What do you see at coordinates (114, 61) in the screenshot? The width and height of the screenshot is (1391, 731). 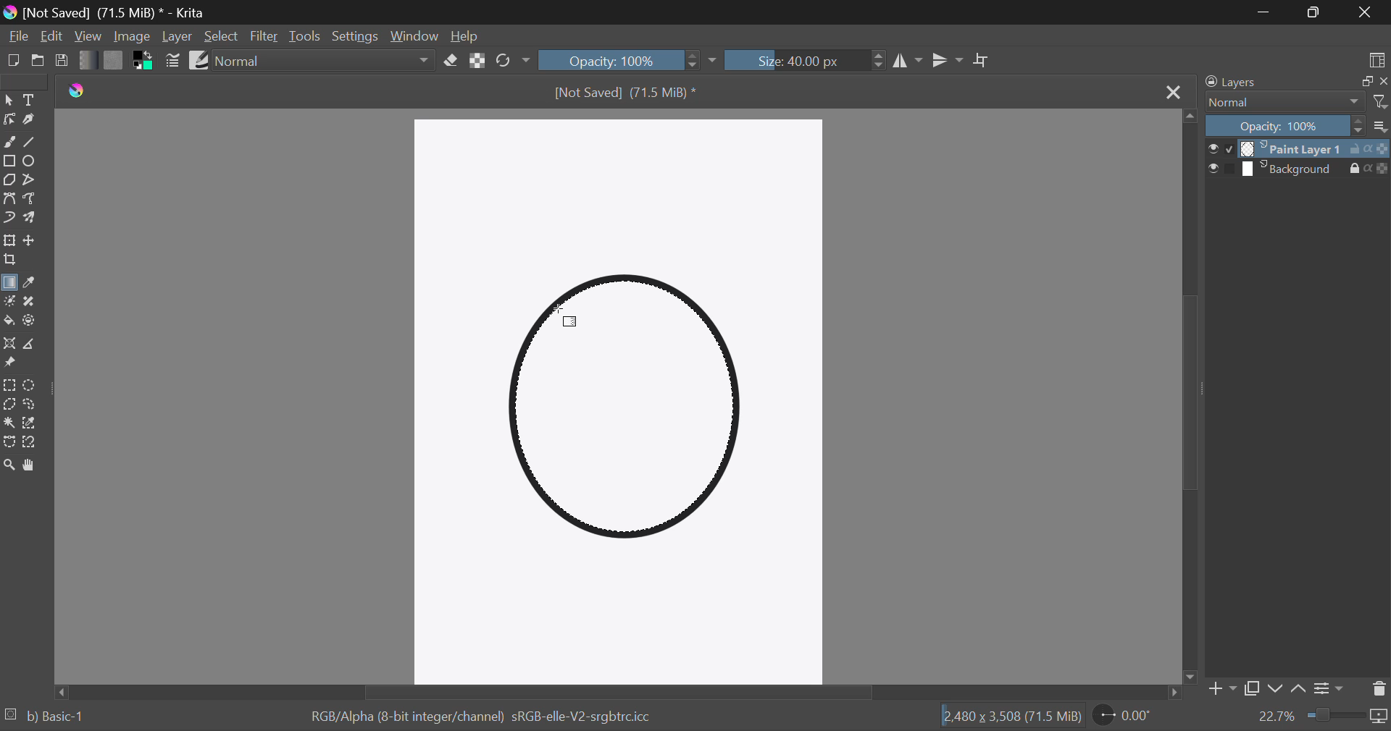 I see `Pattern` at bounding box center [114, 61].